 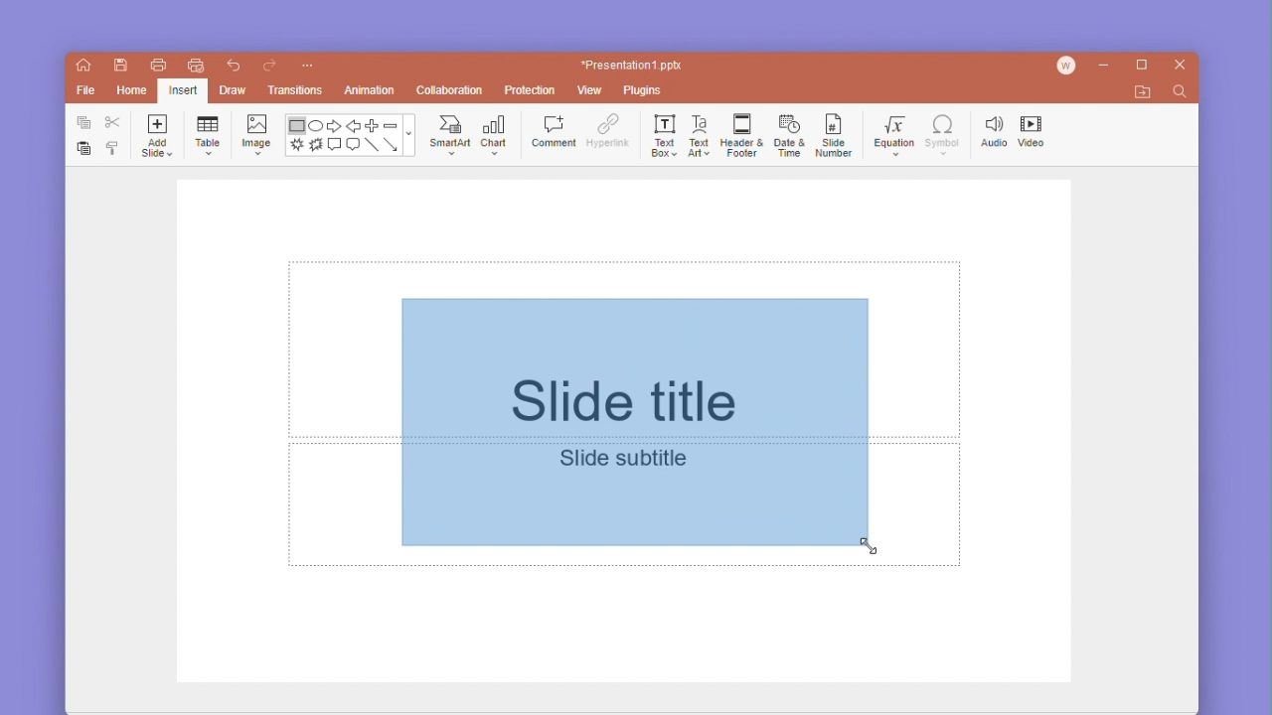 What do you see at coordinates (309, 64) in the screenshot?
I see `customize quick access toolbar` at bounding box center [309, 64].